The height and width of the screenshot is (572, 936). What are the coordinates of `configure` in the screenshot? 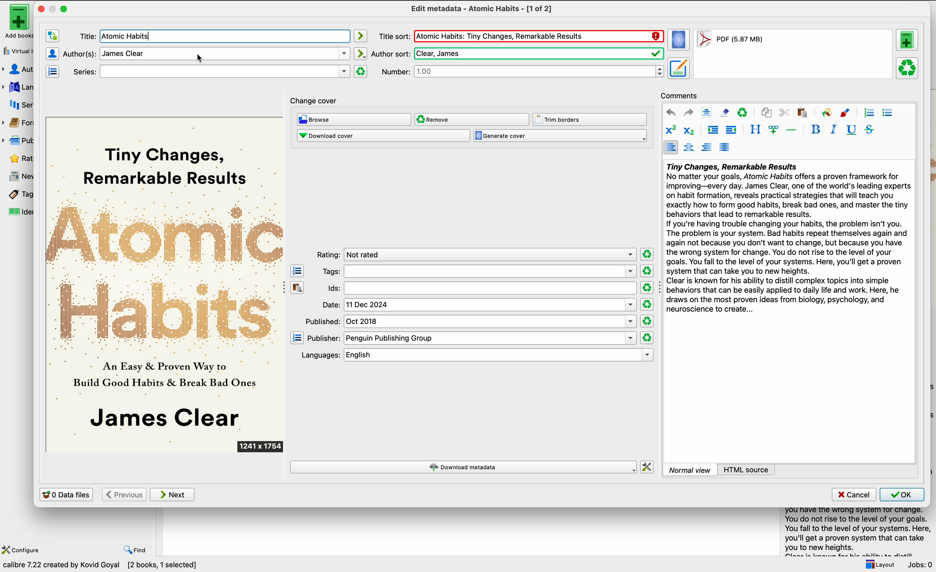 It's located at (22, 549).